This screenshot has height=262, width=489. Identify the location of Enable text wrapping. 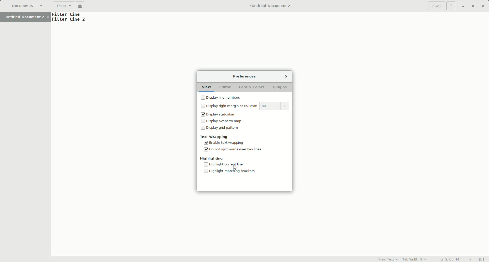
(226, 143).